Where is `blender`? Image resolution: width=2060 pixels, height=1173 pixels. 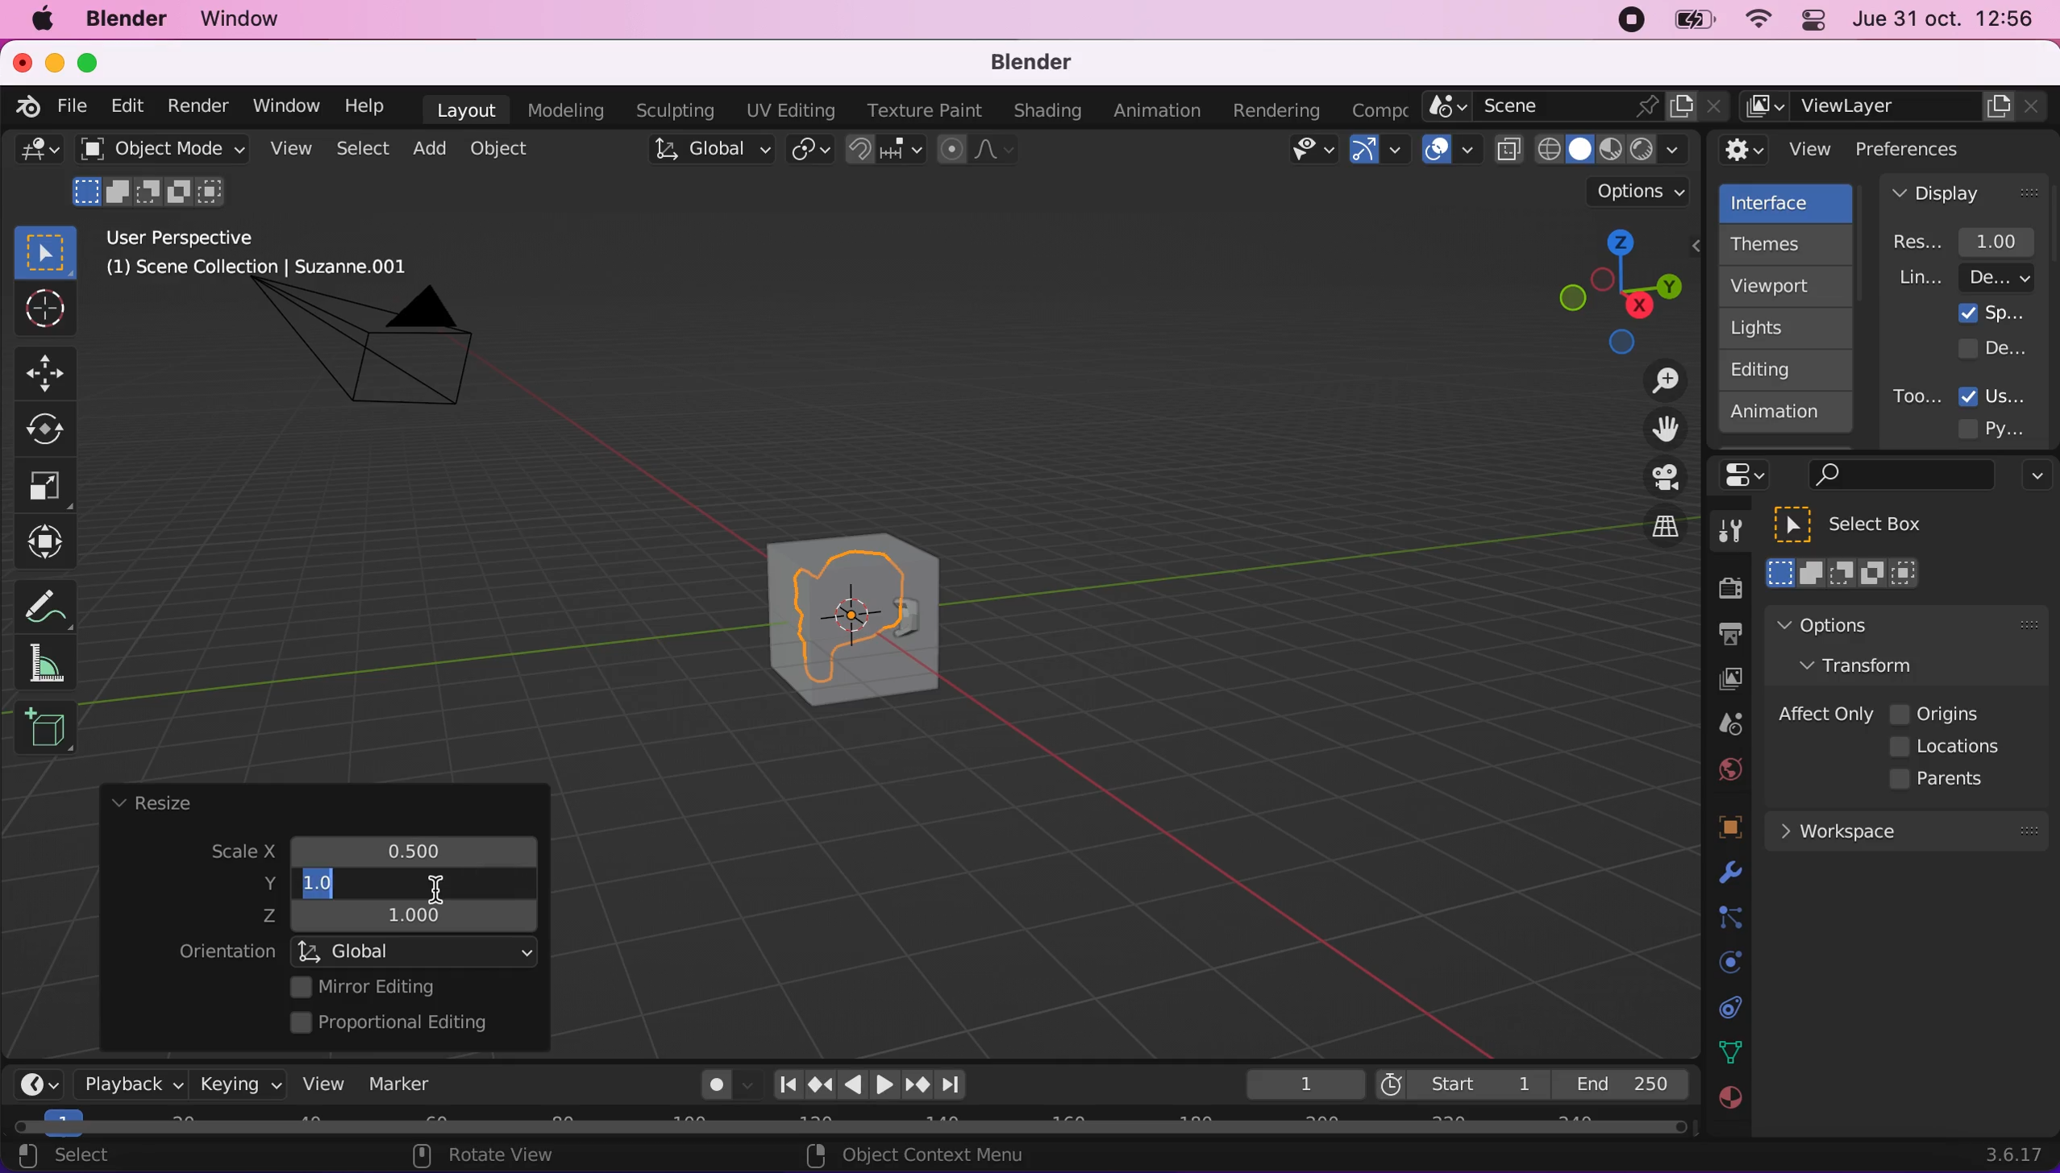 blender is located at coordinates (22, 104).